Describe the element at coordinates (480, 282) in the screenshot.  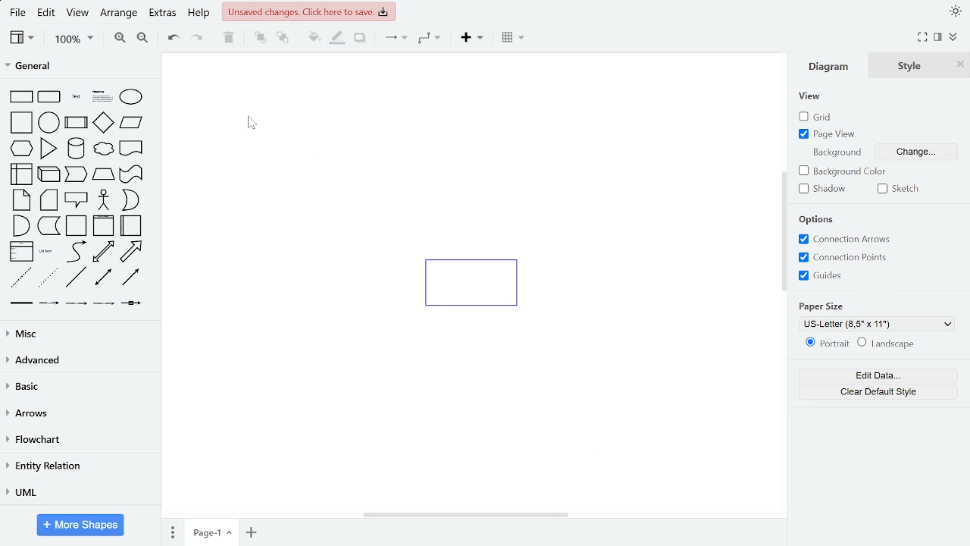
I see `Blue rectangle added` at that location.